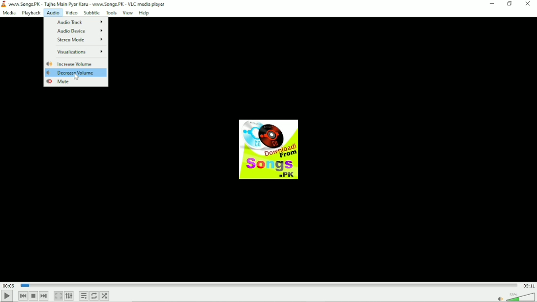 The width and height of the screenshot is (537, 302). I want to click on Close, so click(529, 4).